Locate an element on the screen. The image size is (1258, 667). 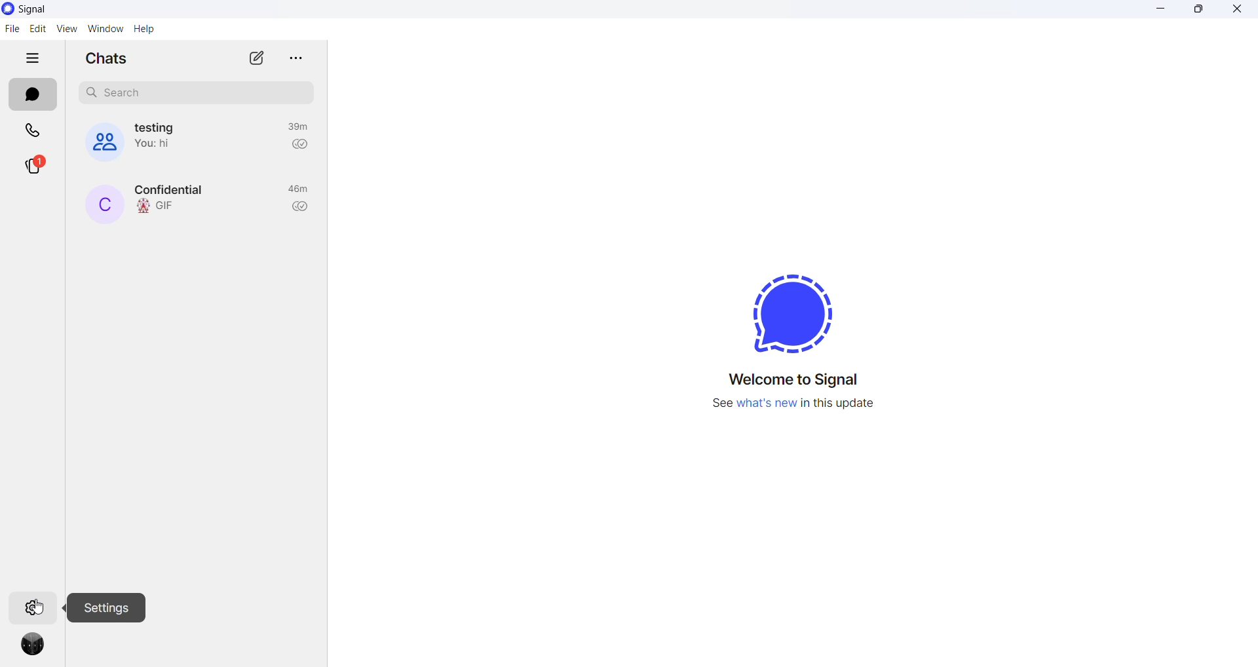
help is located at coordinates (143, 29).